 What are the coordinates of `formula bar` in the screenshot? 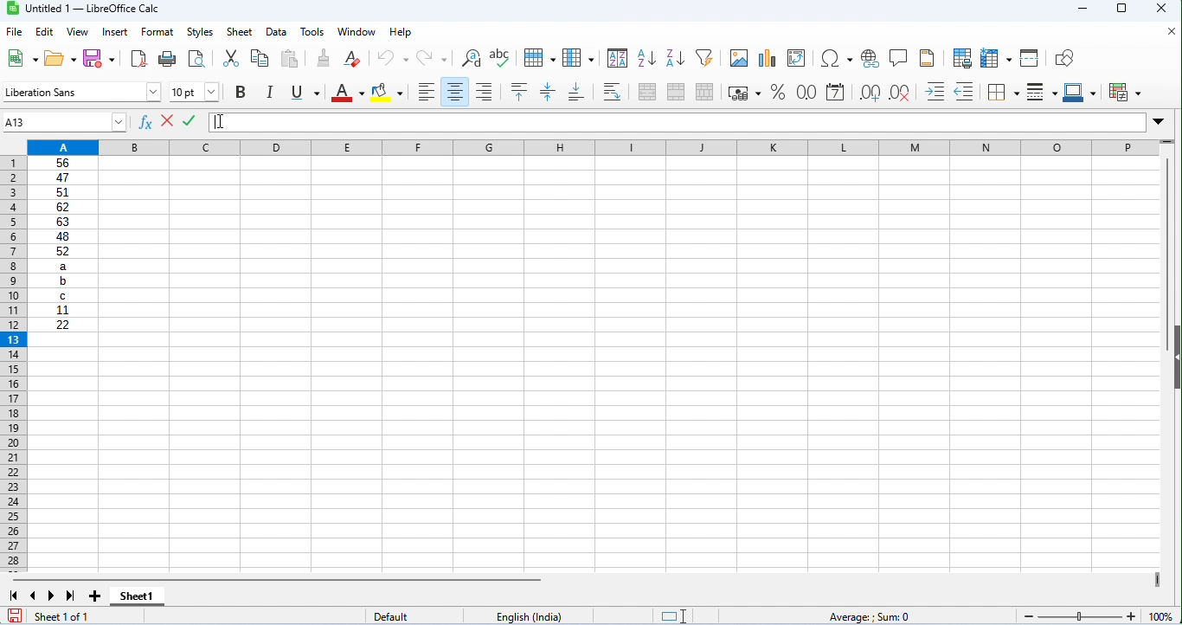 It's located at (688, 122).